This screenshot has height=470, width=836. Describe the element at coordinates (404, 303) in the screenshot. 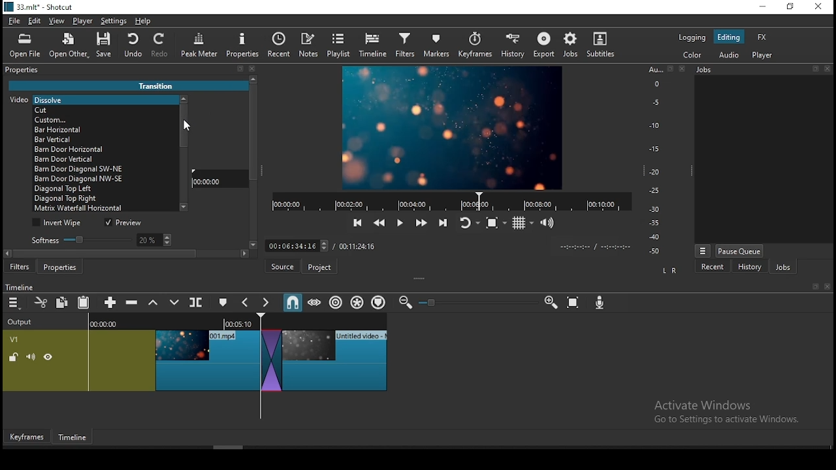

I see `zoom timeline out` at that location.